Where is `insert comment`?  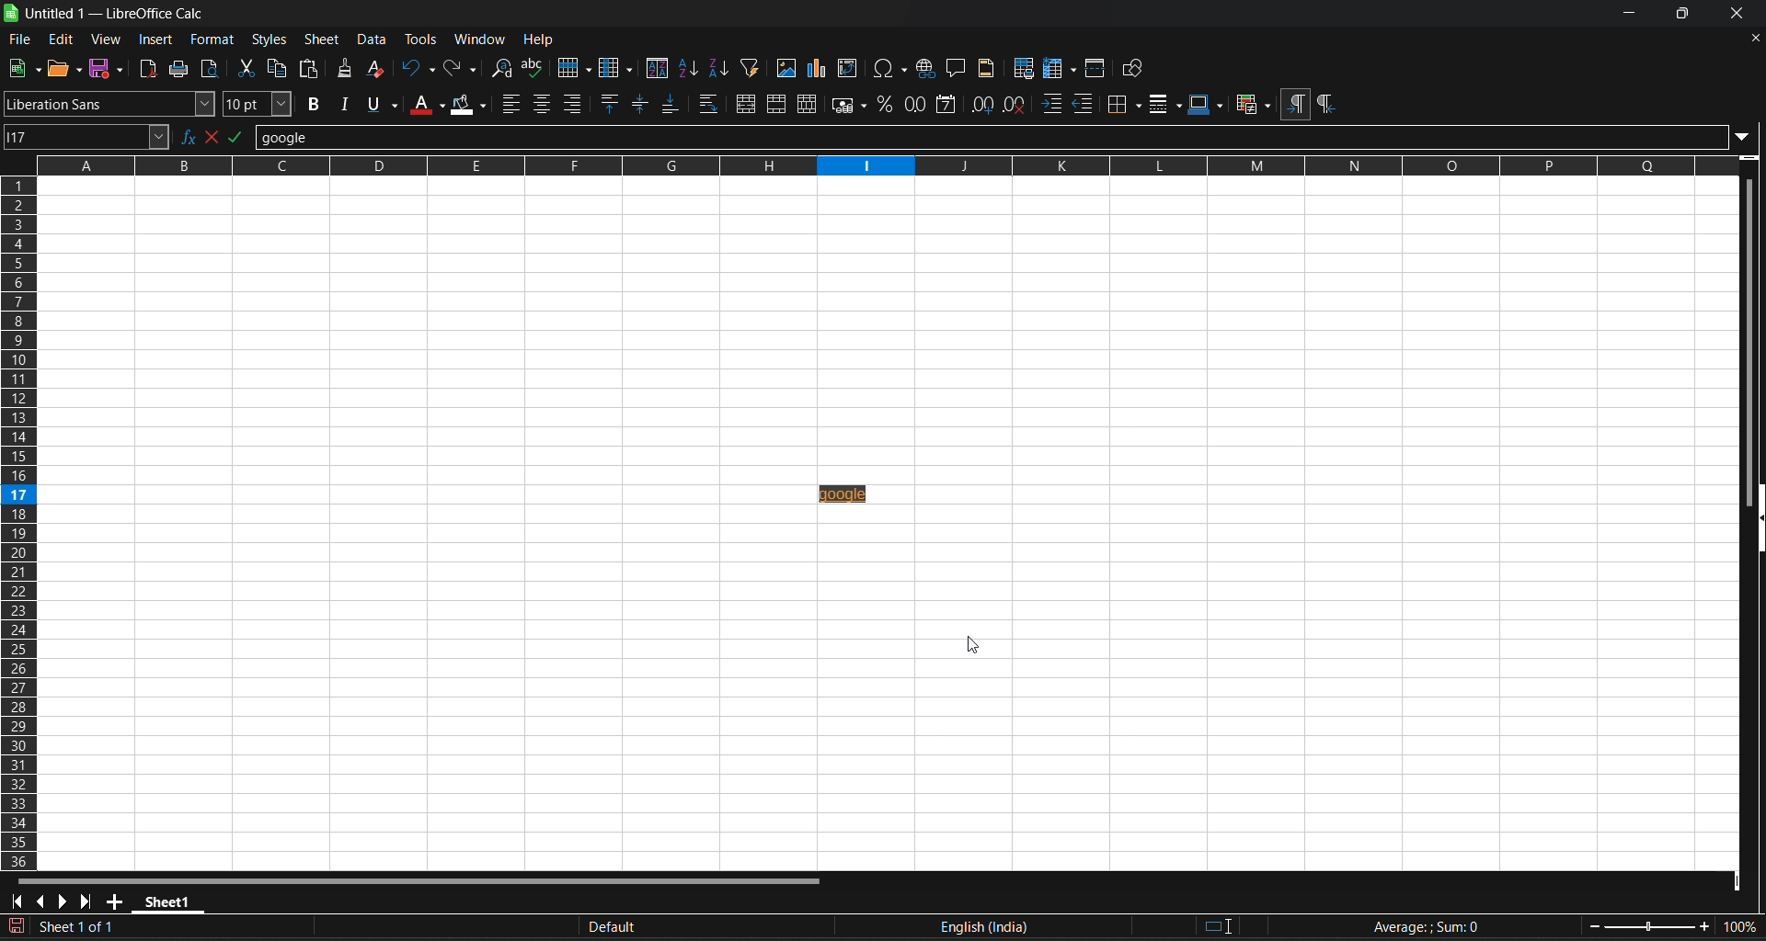
insert comment is located at coordinates (958, 67).